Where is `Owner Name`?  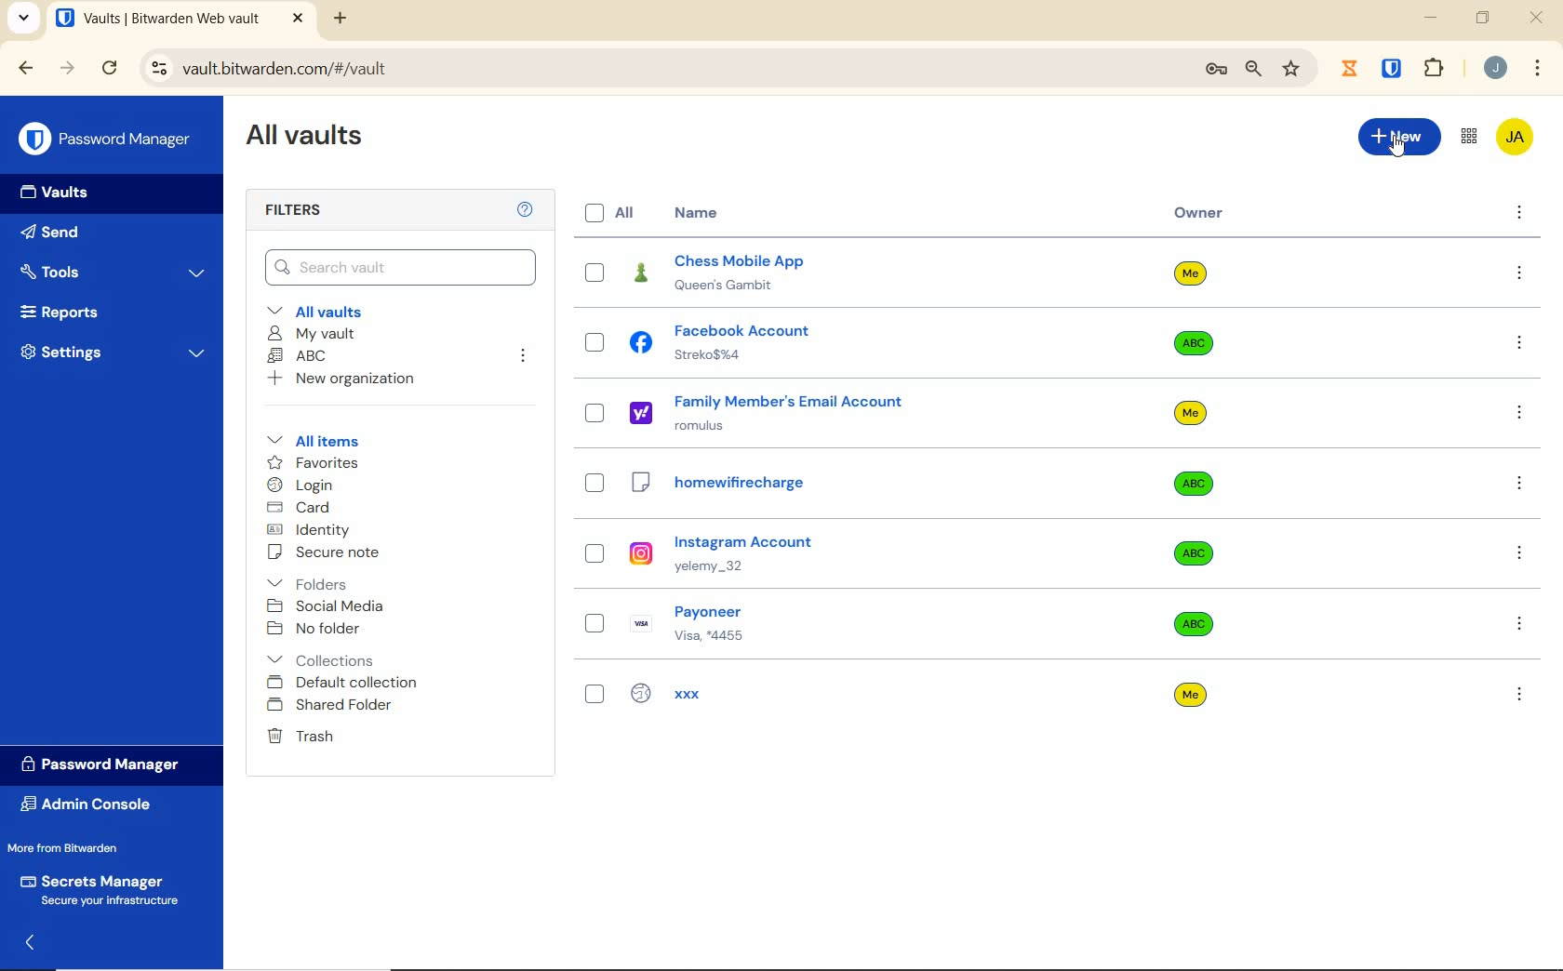
Owner Name is located at coordinates (1191, 485).